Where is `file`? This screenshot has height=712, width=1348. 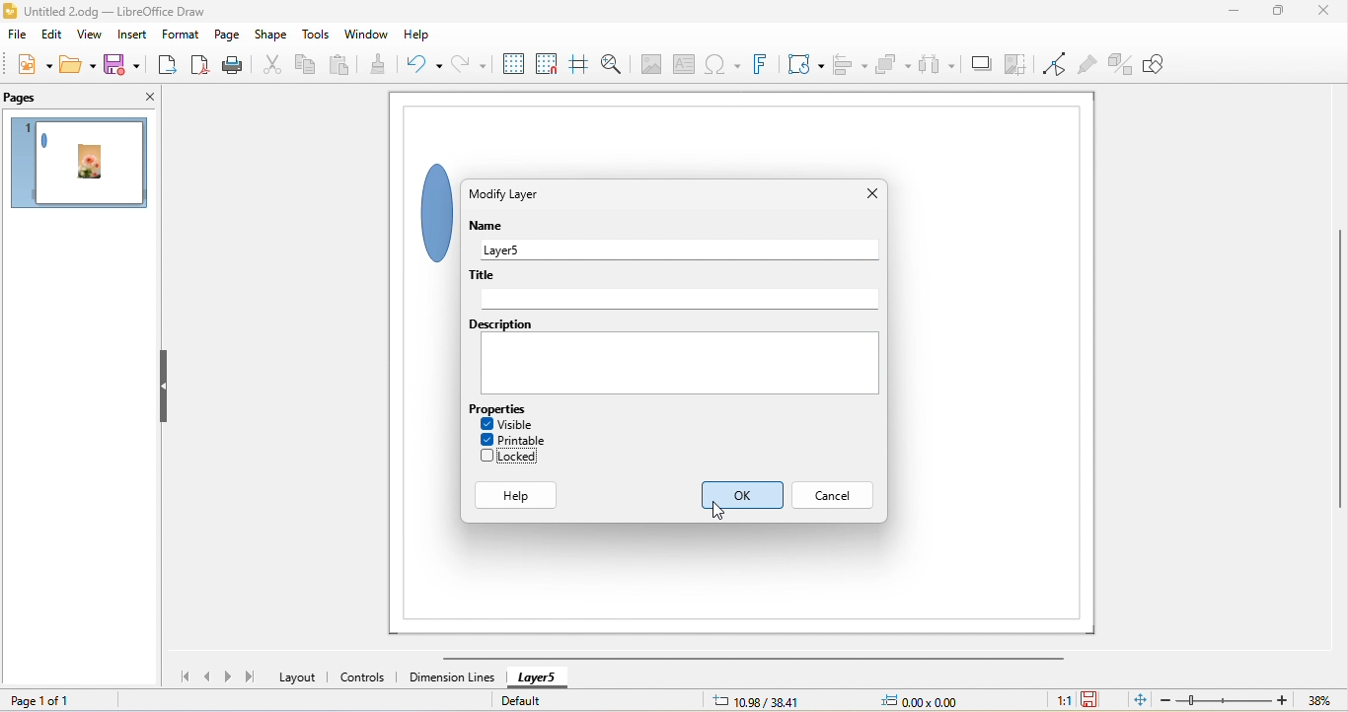
file is located at coordinates (18, 37).